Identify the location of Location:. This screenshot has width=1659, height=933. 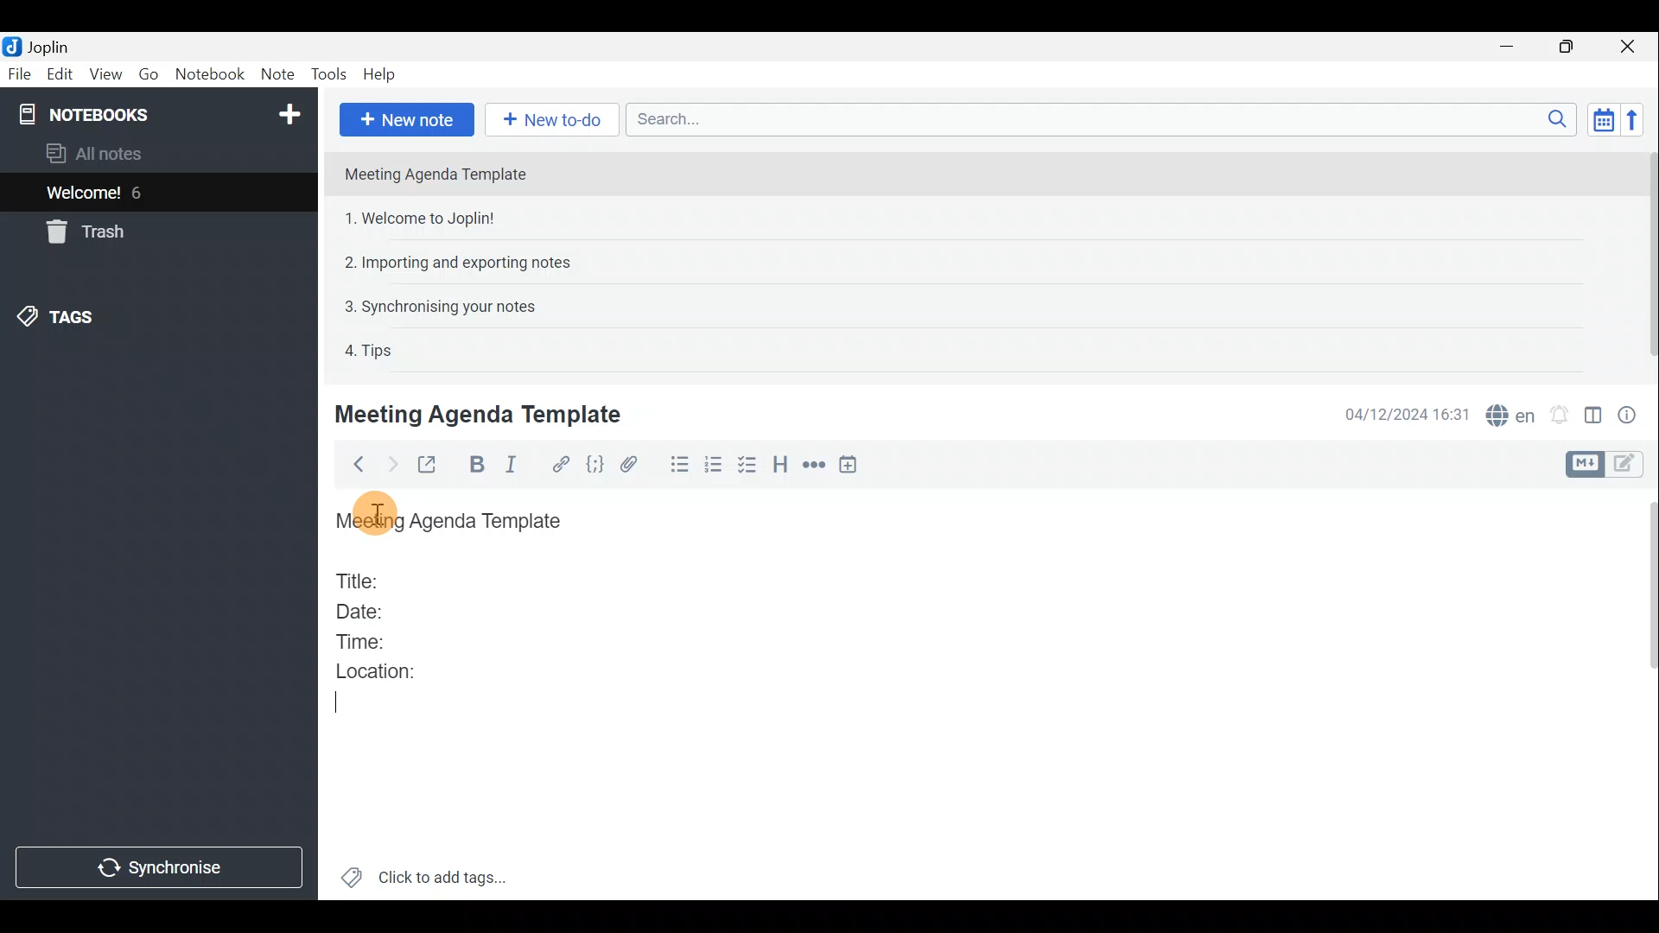
(382, 672).